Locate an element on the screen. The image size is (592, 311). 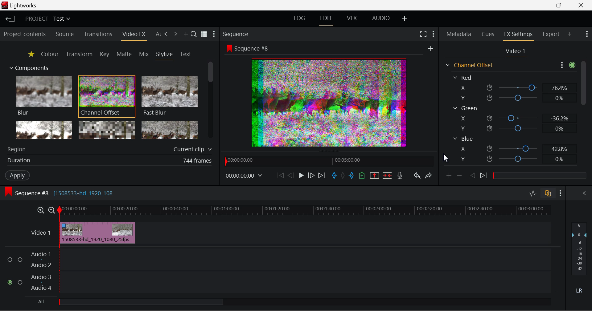
Fast Blur is located at coordinates (170, 96).